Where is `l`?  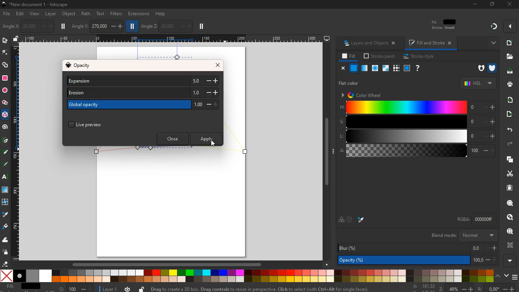
l is located at coordinates (416, 136).